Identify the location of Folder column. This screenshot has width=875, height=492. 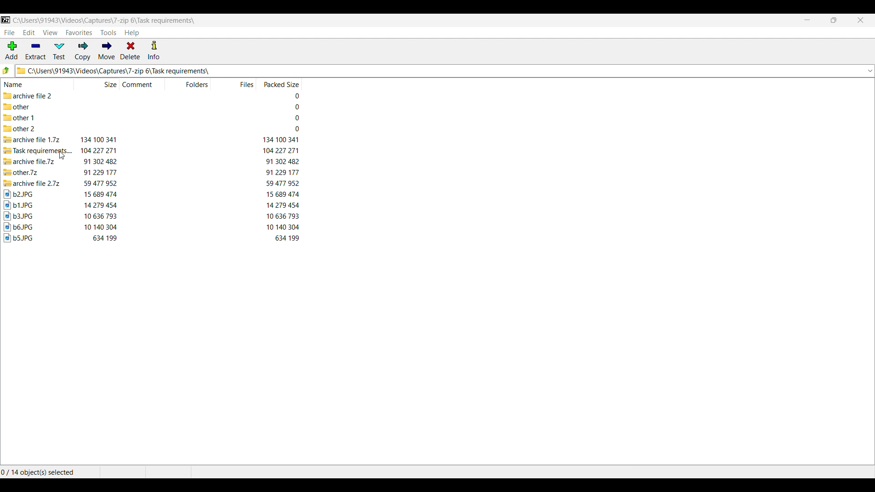
(188, 83).